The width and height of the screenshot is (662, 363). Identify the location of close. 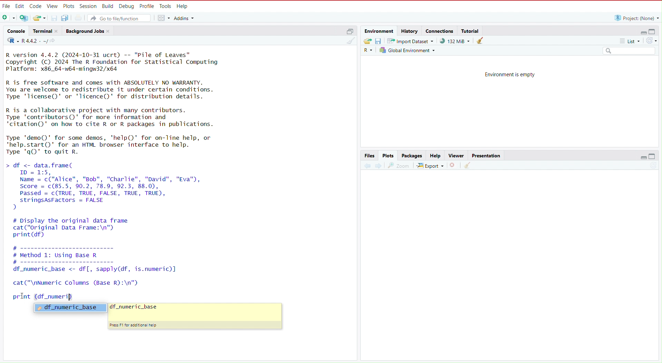
(58, 31).